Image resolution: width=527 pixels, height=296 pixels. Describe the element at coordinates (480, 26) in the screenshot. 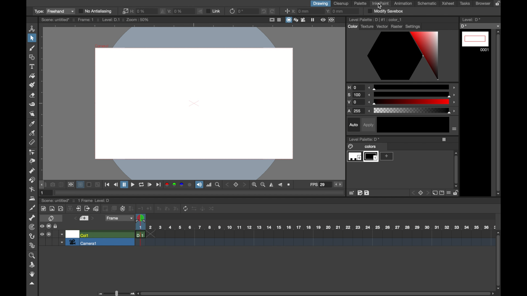

I see `dropdown` at that location.